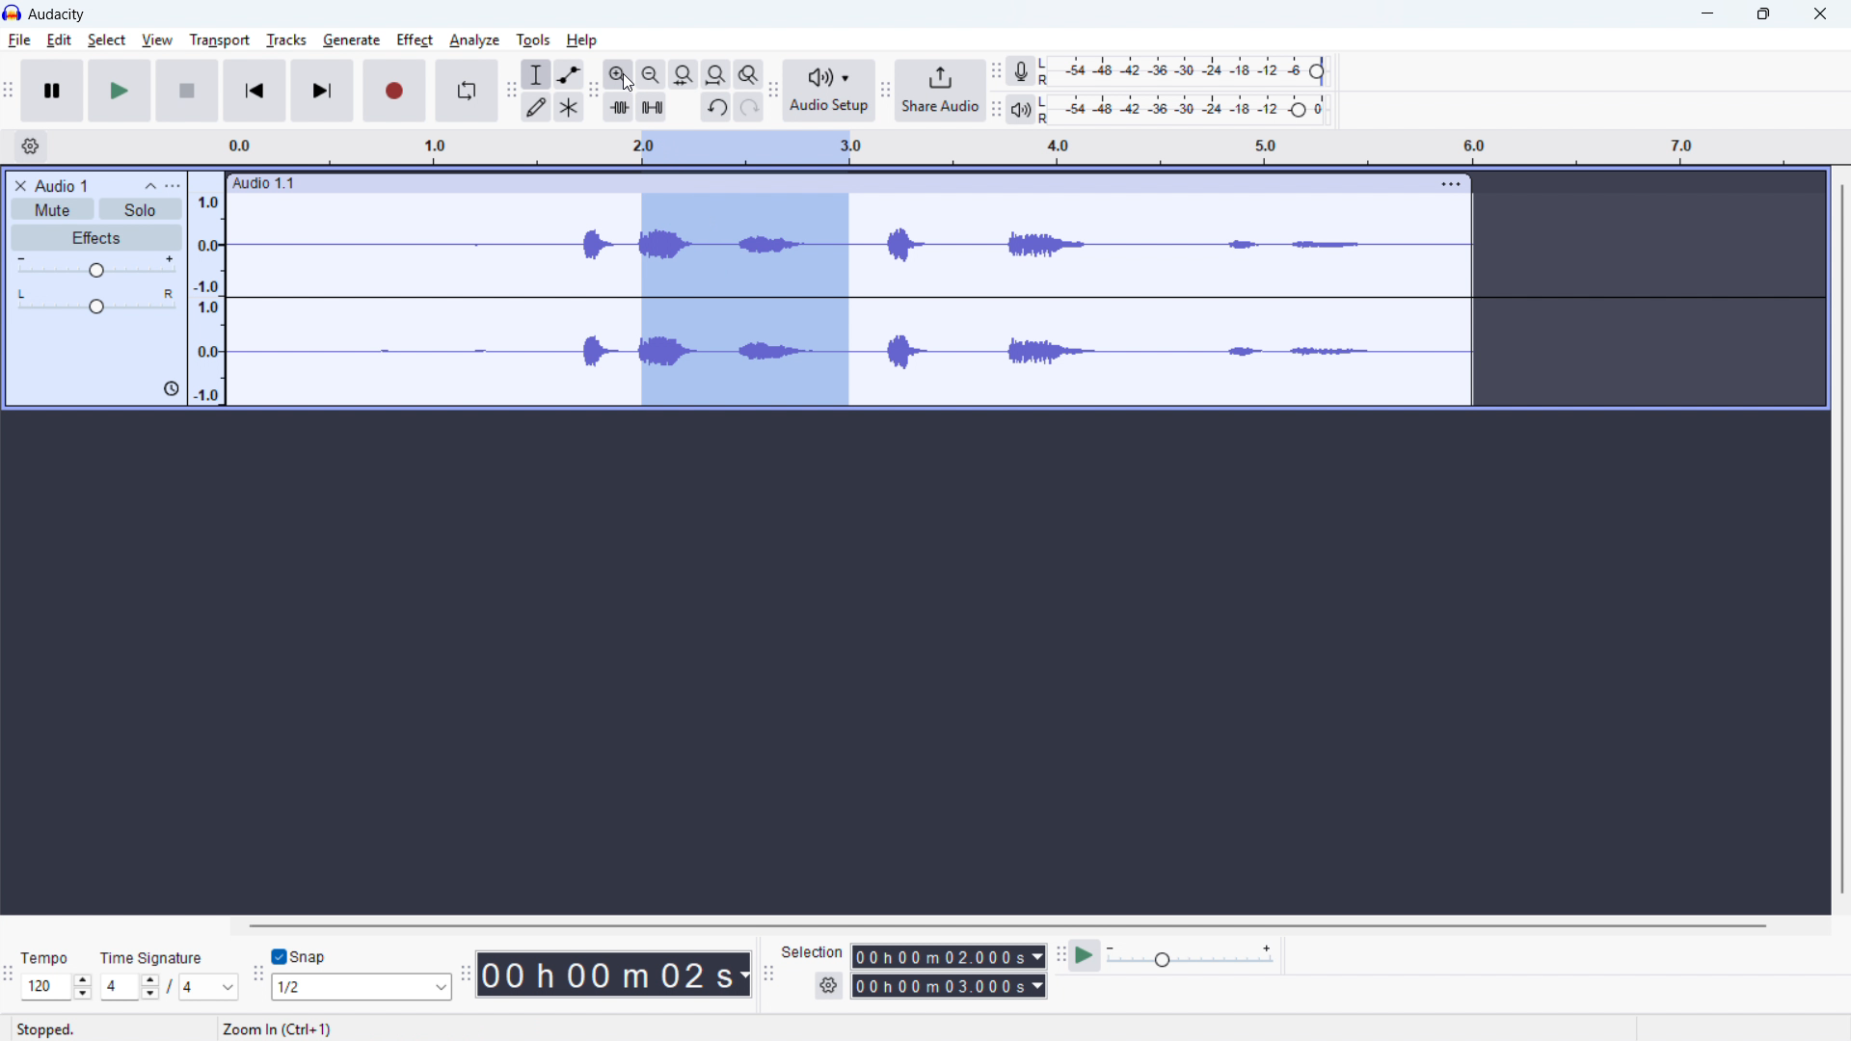  Describe the element at coordinates (617, 74) in the screenshot. I see `ZoZoom in` at that location.